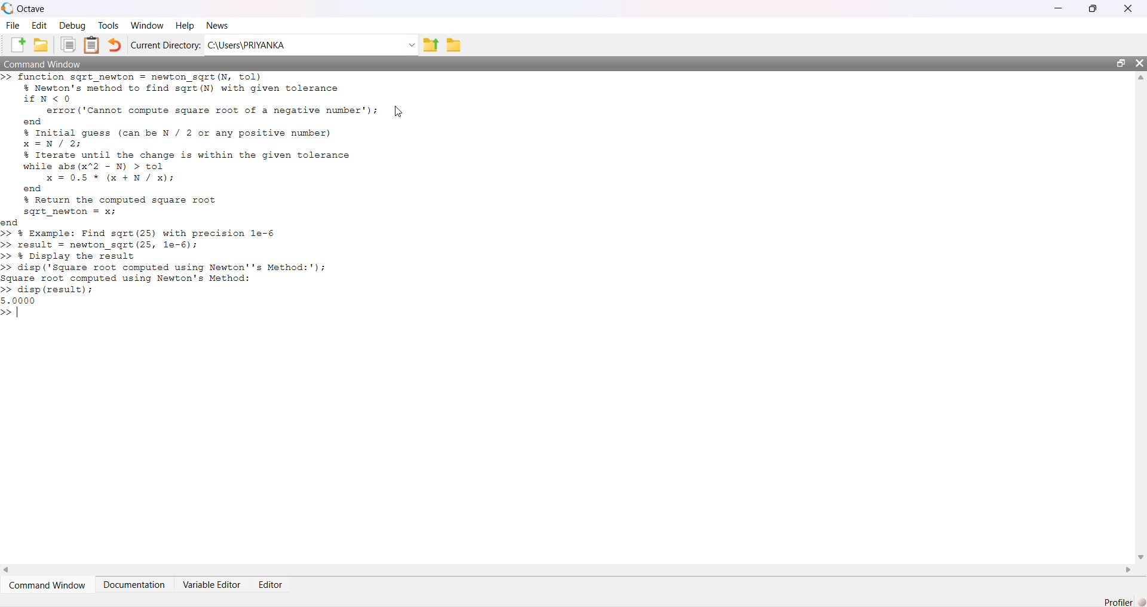 The width and height of the screenshot is (1147, 607). Describe the element at coordinates (167, 45) in the screenshot. I see `Current Directory:` at that location.